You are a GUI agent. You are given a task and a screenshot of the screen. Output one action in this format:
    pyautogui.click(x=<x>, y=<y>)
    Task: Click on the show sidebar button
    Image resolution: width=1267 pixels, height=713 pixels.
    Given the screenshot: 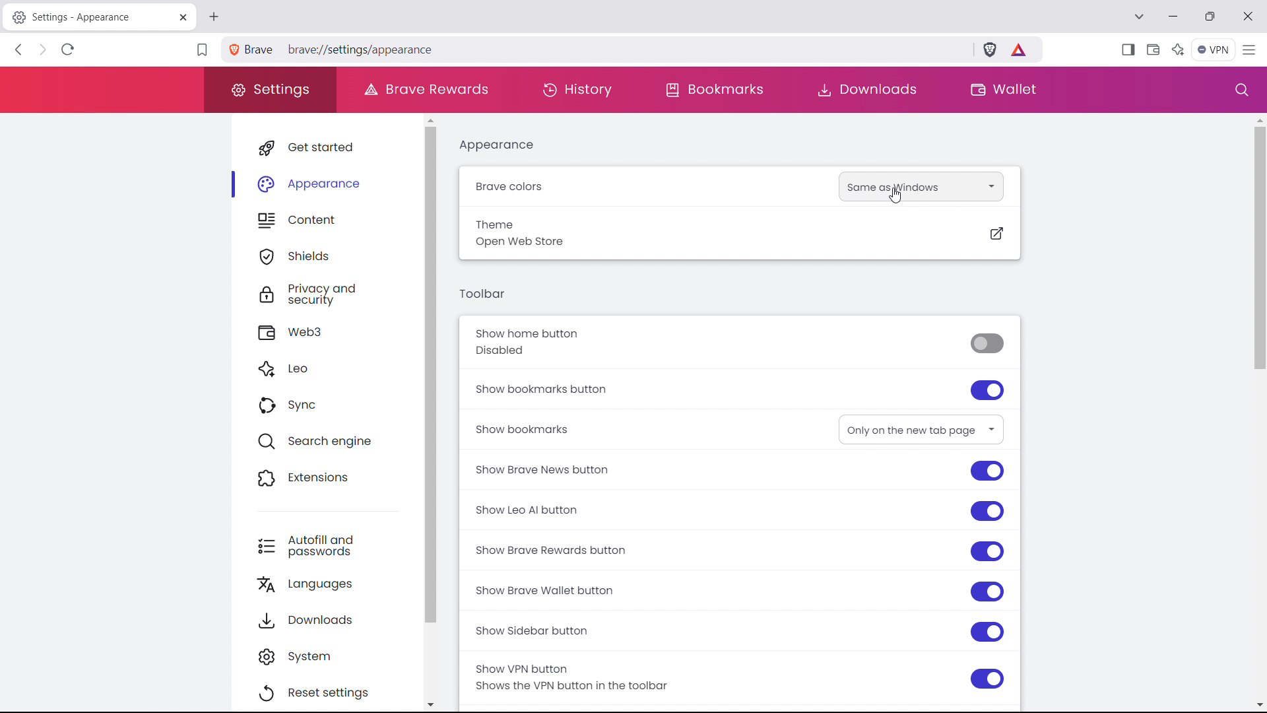 What is the action you would take?
    pyautogui.click(x=739, y=627)
    